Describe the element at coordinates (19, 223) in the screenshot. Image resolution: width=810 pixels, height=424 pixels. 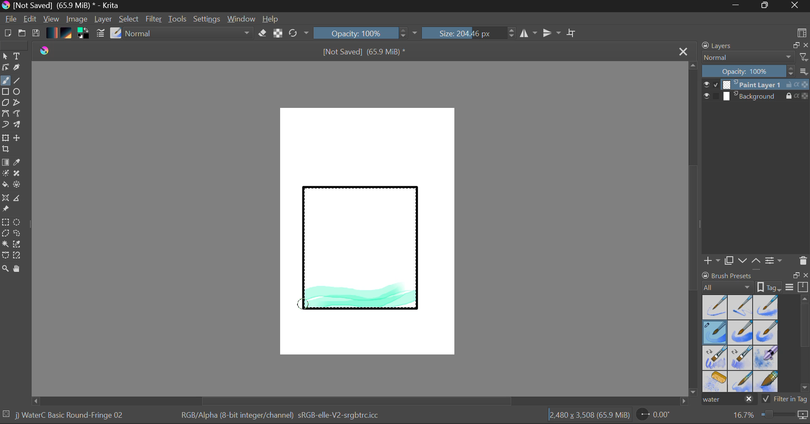
I see `Elipses Selection tool` at that location.